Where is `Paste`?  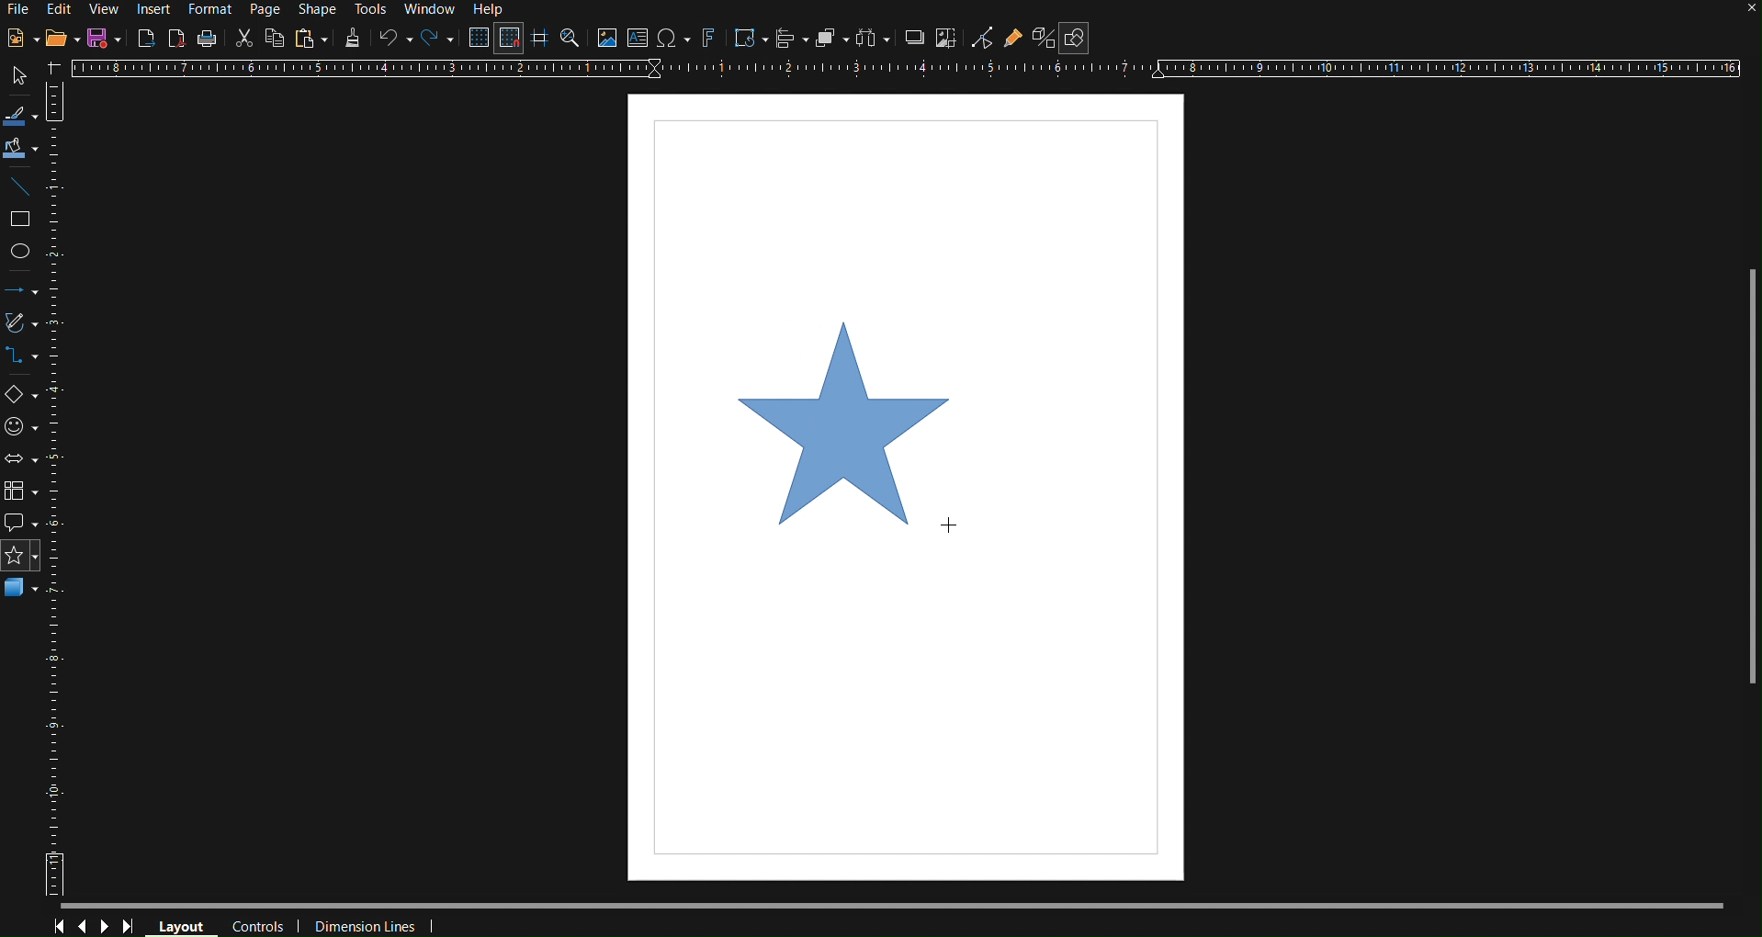 Paste is located at coordinates (310, 39).